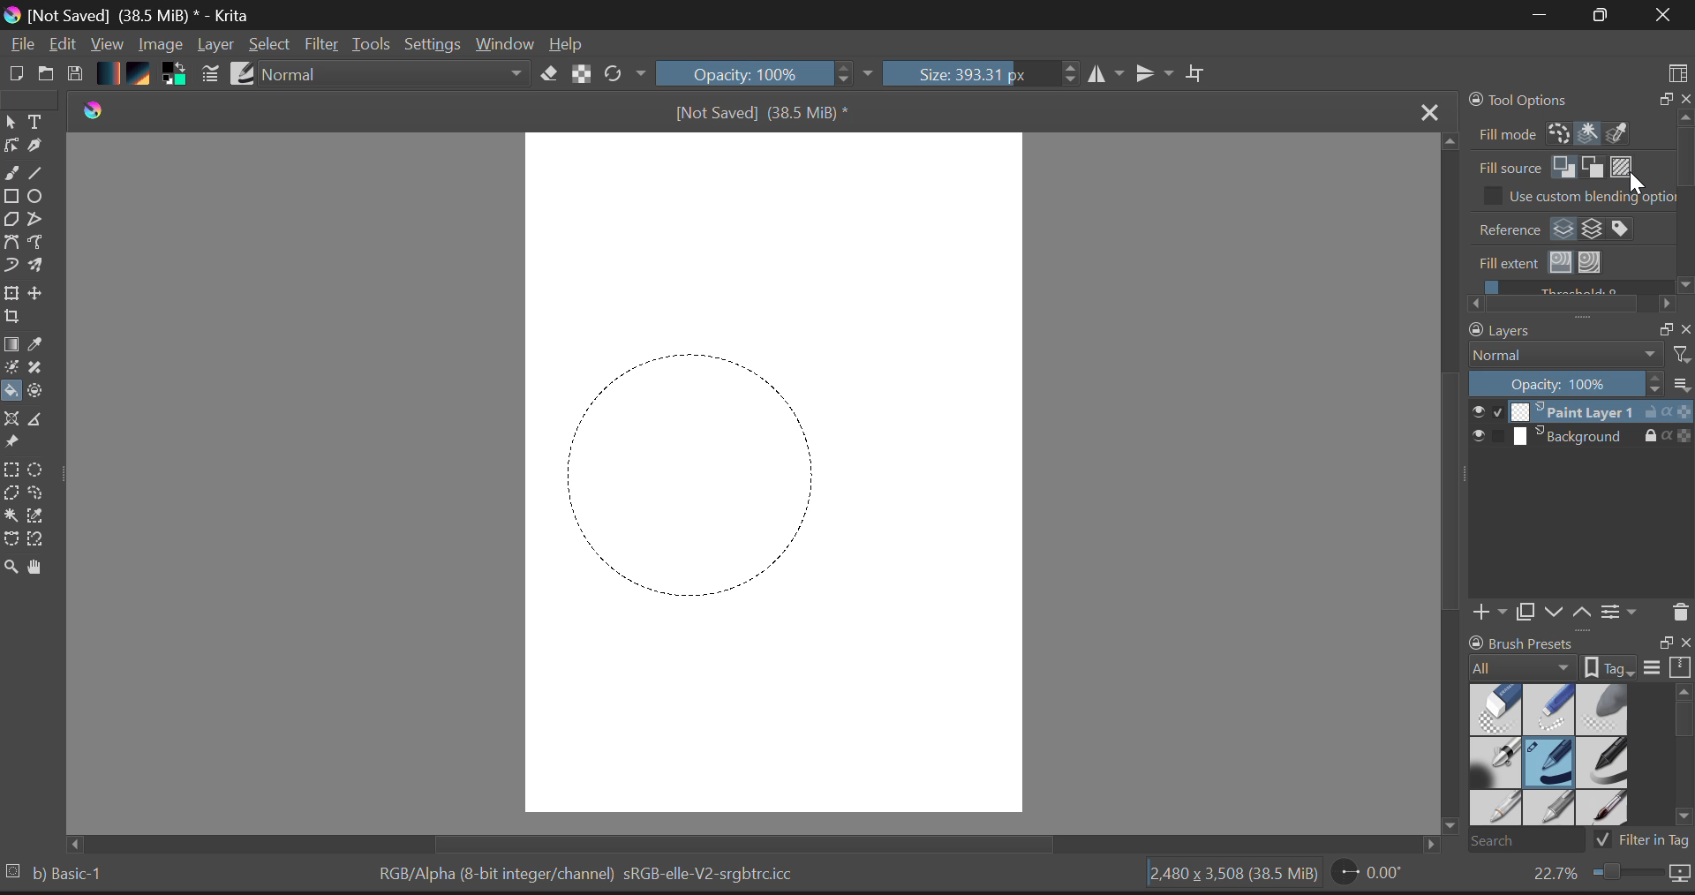 This screenshot has width=1695, height=895. Describe the element at coordinates (12, 223) in the screenshot. I see `Polygon` at that location.